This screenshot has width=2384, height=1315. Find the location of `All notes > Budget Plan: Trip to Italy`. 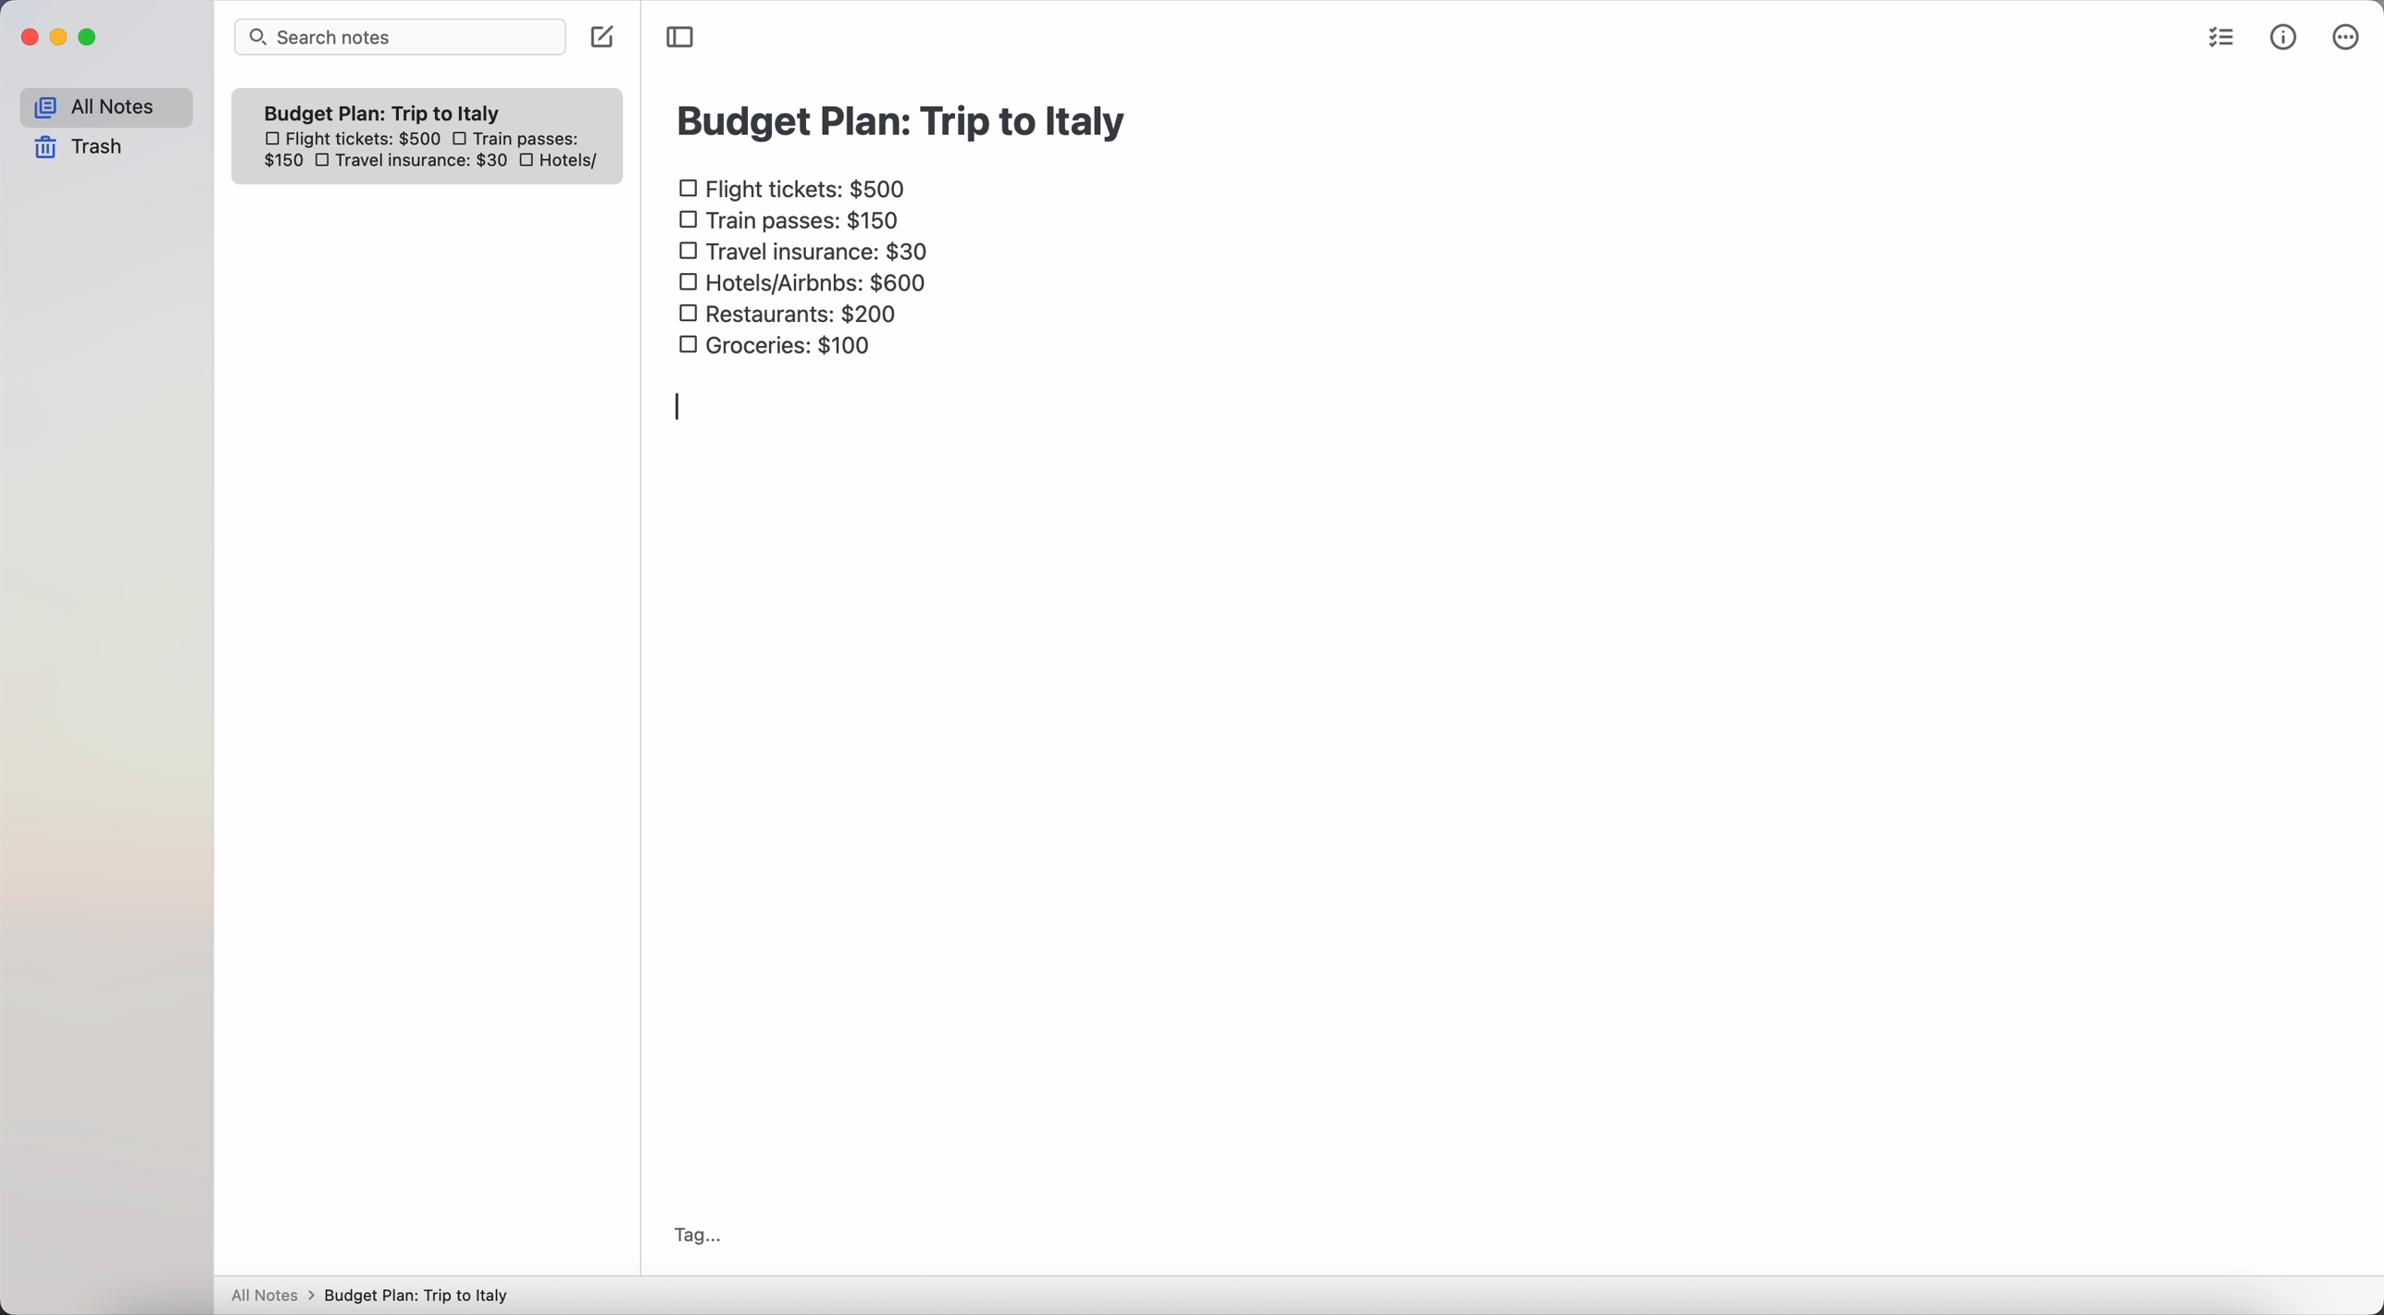

All notes > Budget Plan: Trip to Italy is located at coordinates (379, 1295).